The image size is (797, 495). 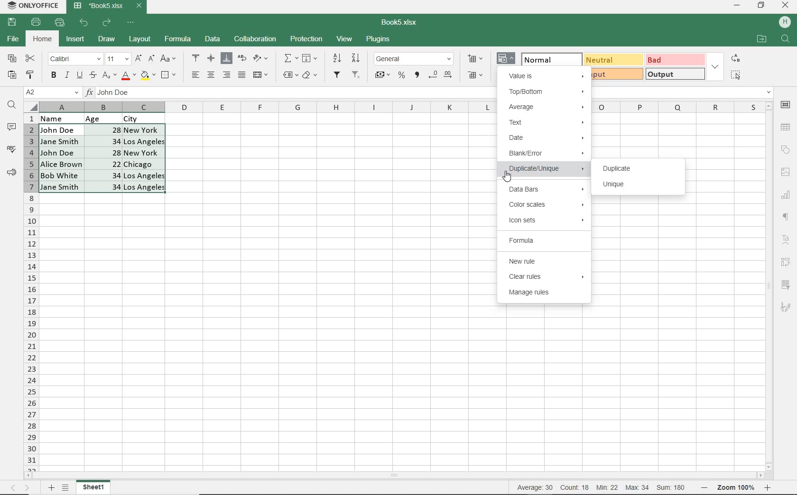 What do you see at coordinates (139, 40) in the screenshot?
I see `LAYOUT` at bounding box center [139, 40].